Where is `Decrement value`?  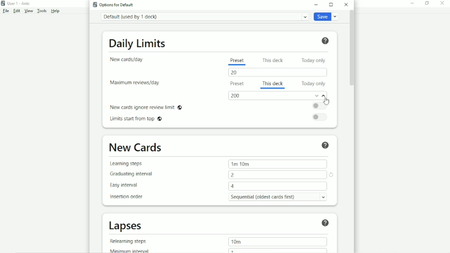 Decrement value is located at coordinates (316, 96).